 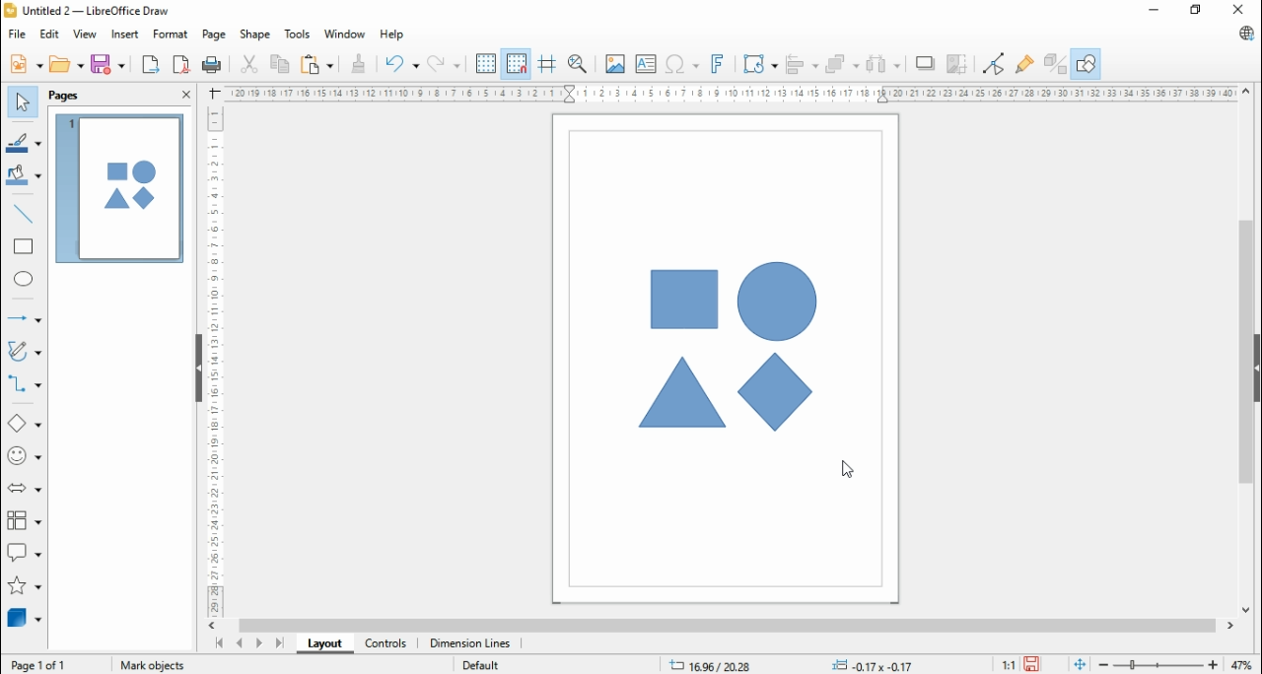 What do you see at coordinates (579, 63) in the screenshot?
I see `pan and zoom` at bounding box center [579, 63].